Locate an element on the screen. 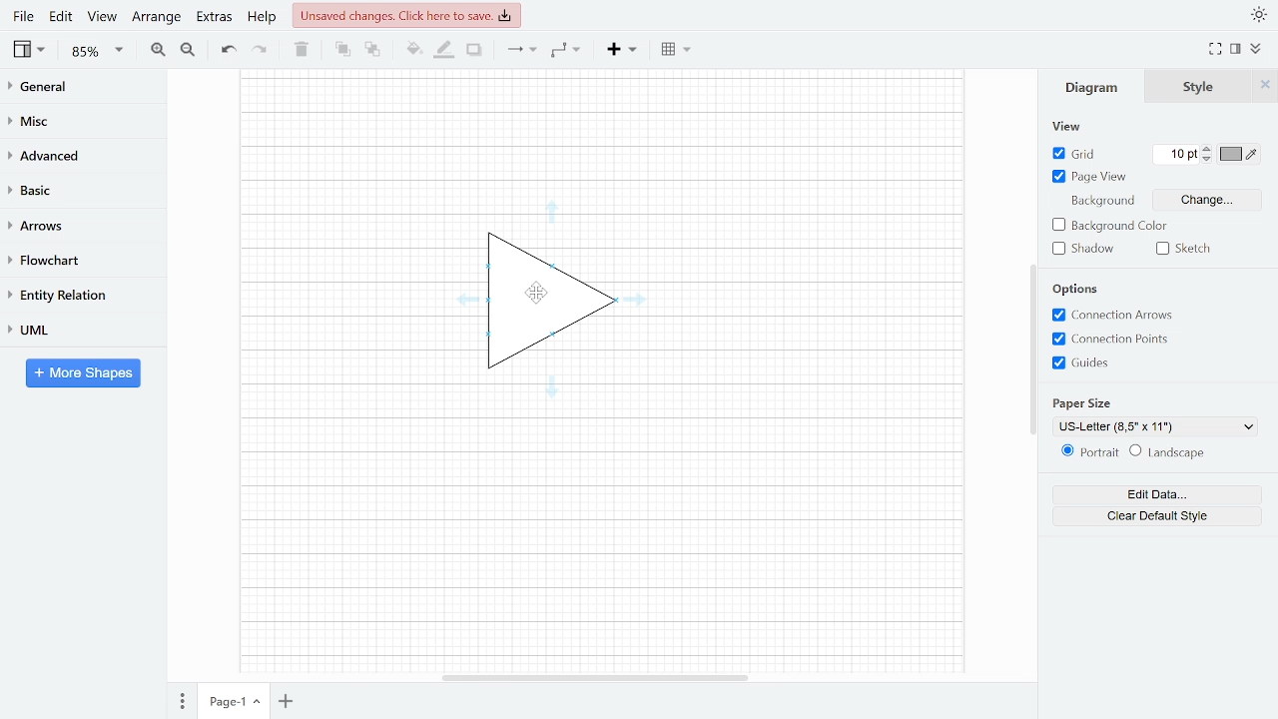 The width and height of the screenshot is (1278, 719). Zoom out is located at coordinates (190, 49).